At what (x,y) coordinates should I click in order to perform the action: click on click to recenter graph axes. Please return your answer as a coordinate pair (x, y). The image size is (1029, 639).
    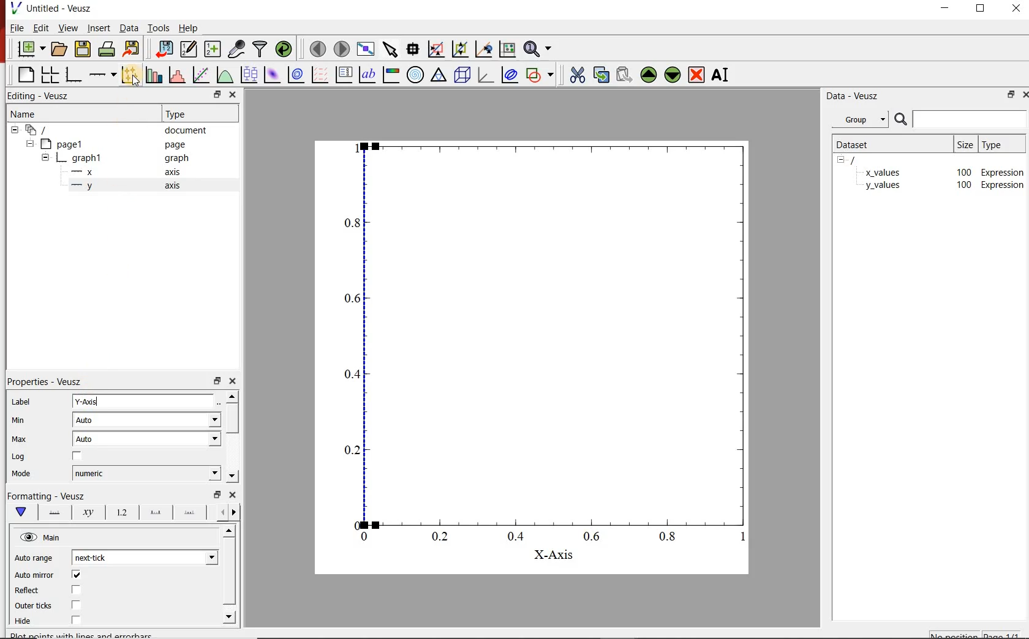
    Looking at the image, I should click on (483, 50).